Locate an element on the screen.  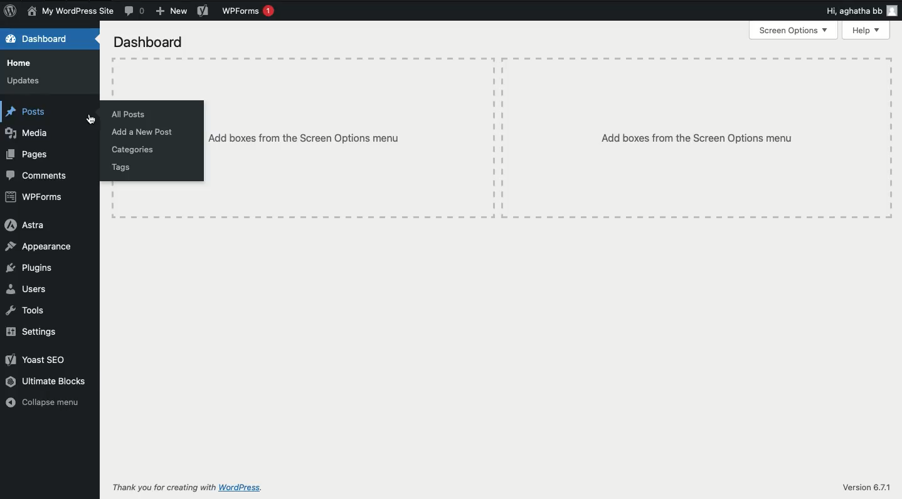
Settings is located at coordinates (32, 331).